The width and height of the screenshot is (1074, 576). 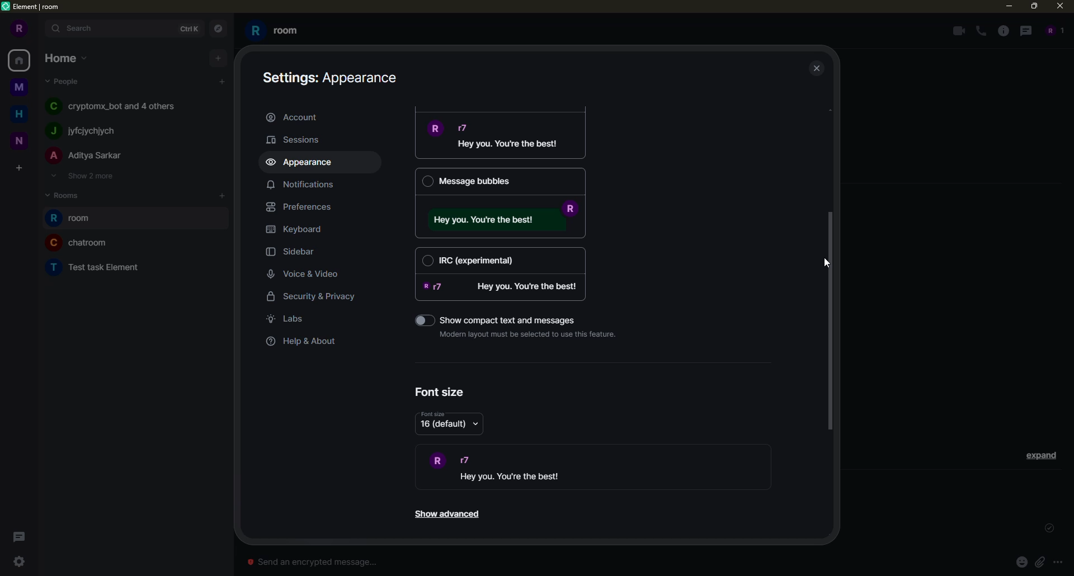 What do you see at coordinates (300, 139) in the screenshot?
I see `sessions` at bounding box center [300, 139].